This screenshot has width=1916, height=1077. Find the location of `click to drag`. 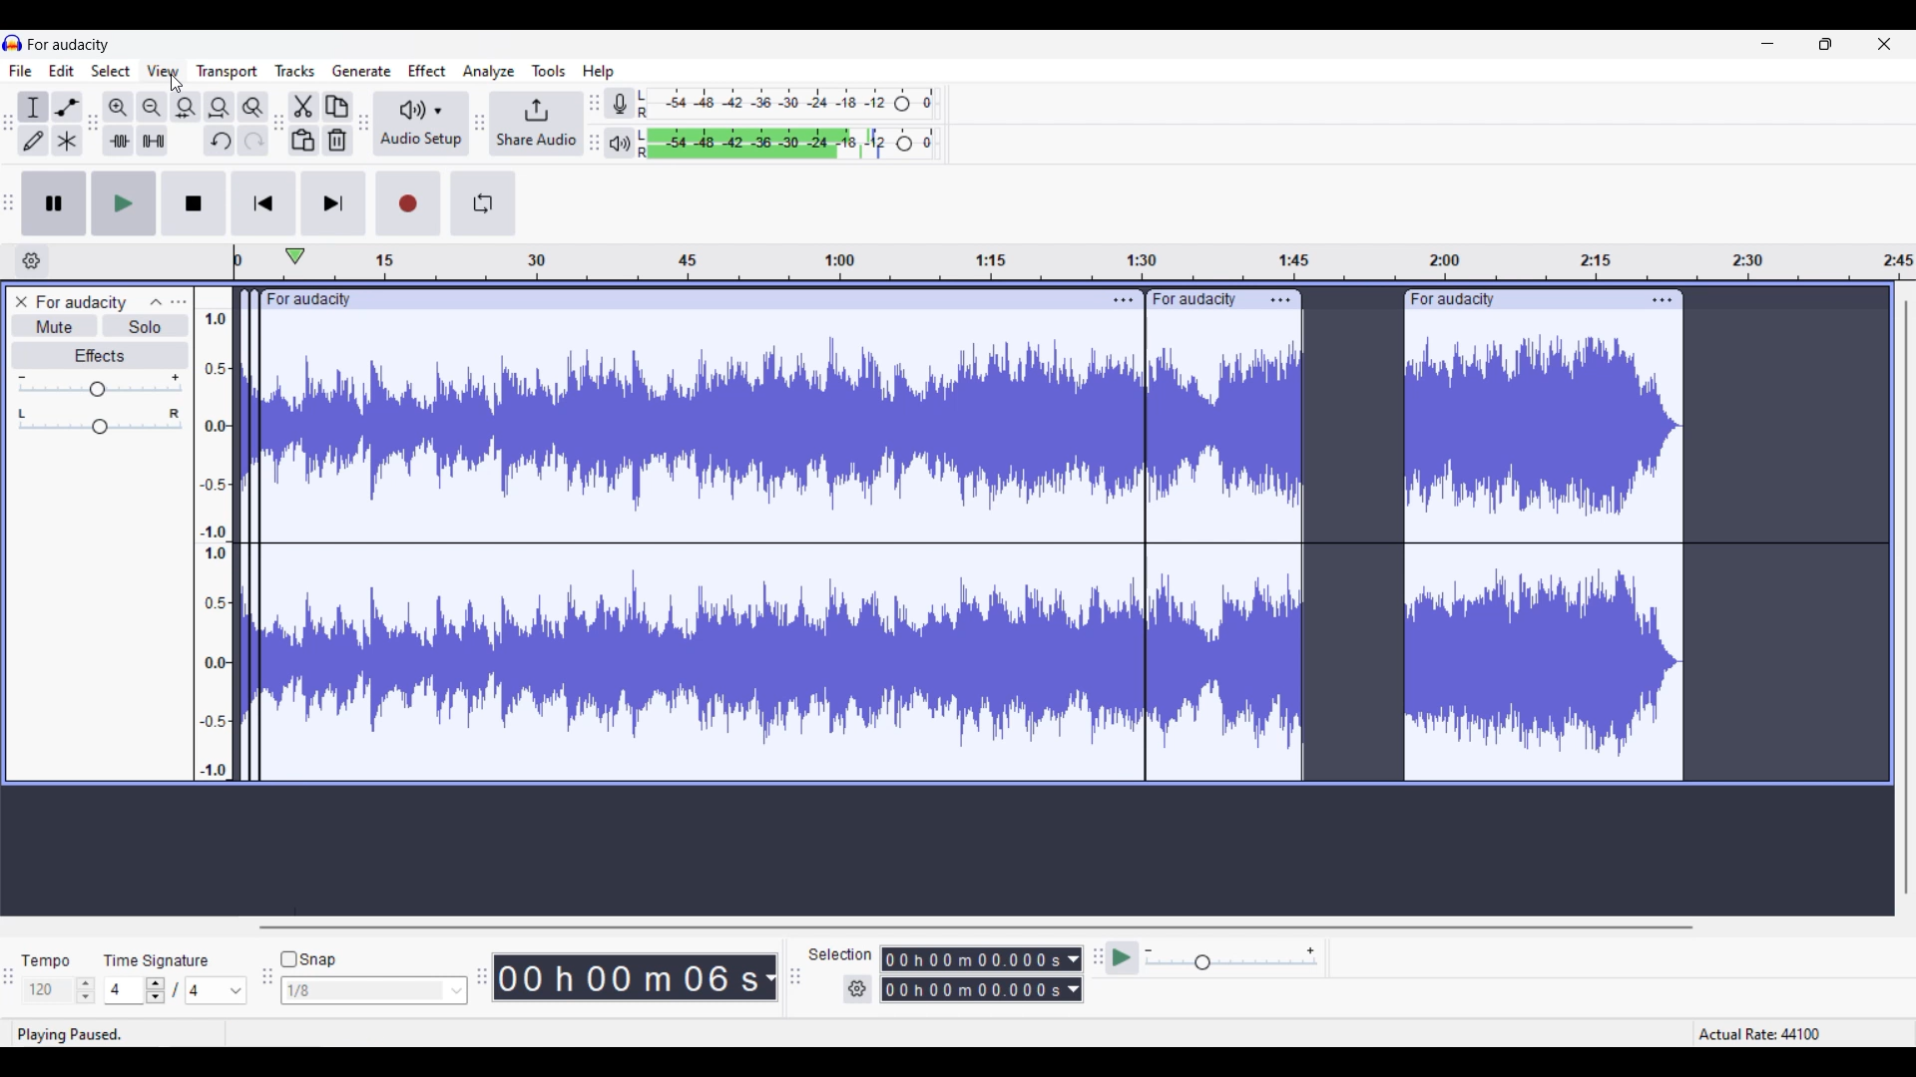

click to drag is located at coordinates (668, 299).